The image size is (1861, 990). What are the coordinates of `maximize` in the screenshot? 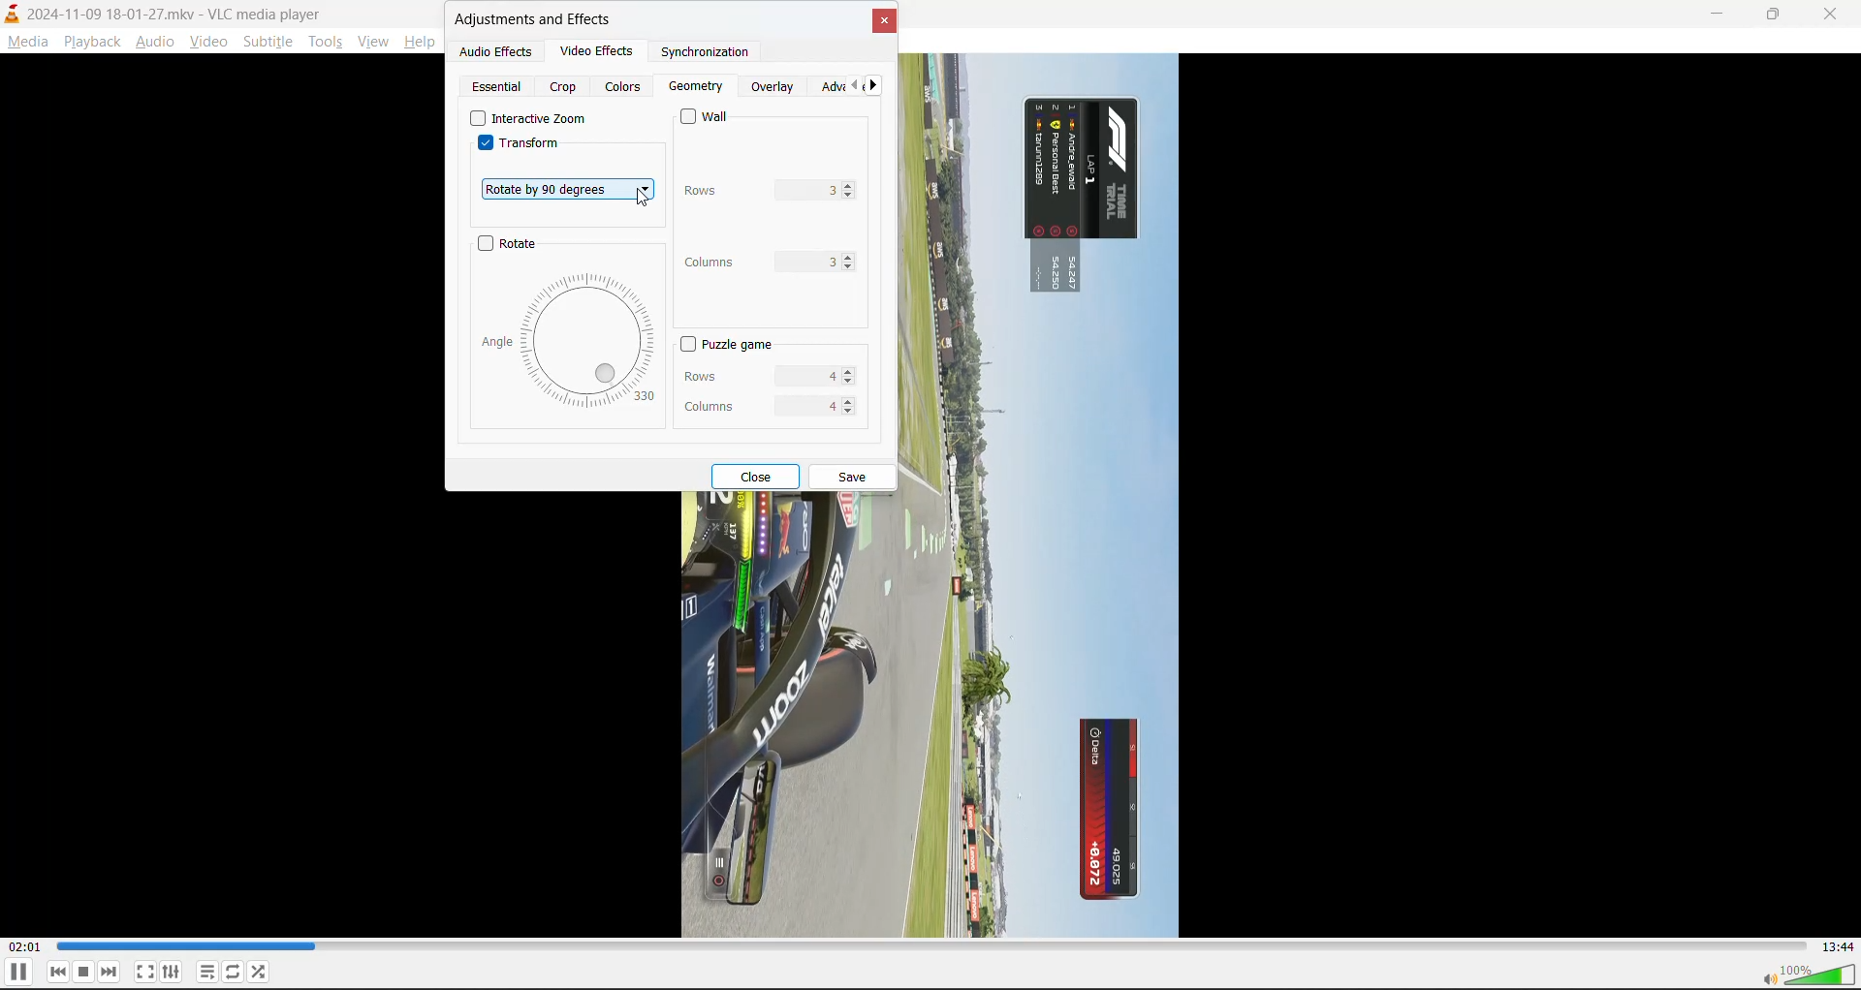 It's located at (1783, 15).